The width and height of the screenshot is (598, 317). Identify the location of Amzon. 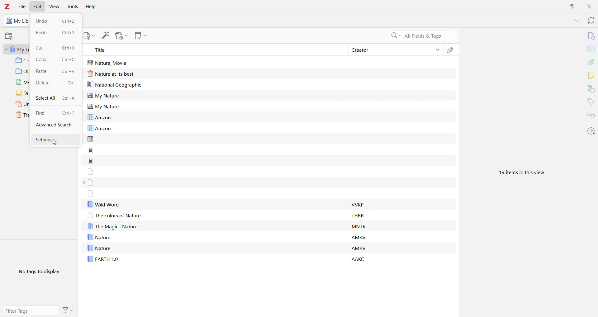
(100, 128).